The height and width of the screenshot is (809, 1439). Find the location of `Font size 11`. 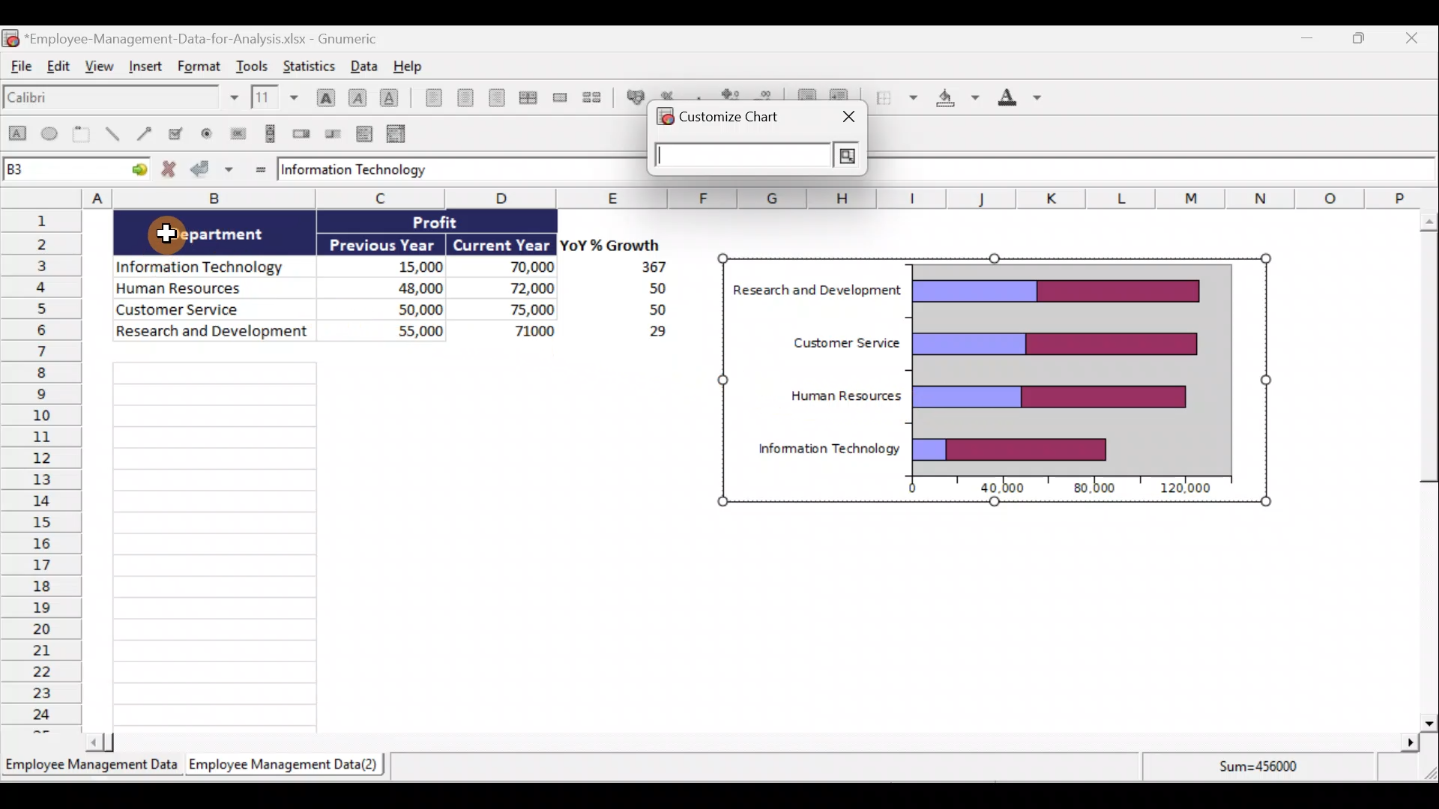

Font size 11 is located at coordinates (273, 97).